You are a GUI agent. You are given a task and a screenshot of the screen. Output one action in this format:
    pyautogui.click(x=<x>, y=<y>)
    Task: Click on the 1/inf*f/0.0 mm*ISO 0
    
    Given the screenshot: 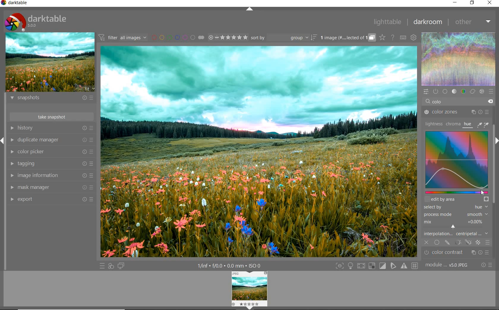 What is the action you would take?
    pyautogui.click(x=229, y=265)
    